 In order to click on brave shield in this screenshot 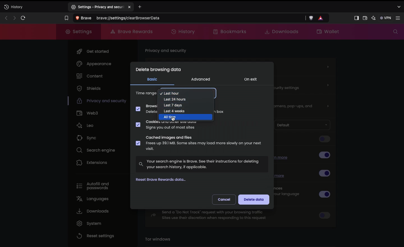, I will do `click(312, 18)`.